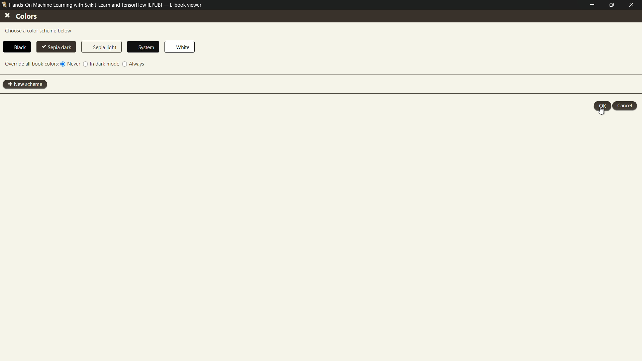 The image size is (642, 361). What do you see at coordinates (180, 47) in the screenshot?
I see `white` at bounding box center [180, 47].